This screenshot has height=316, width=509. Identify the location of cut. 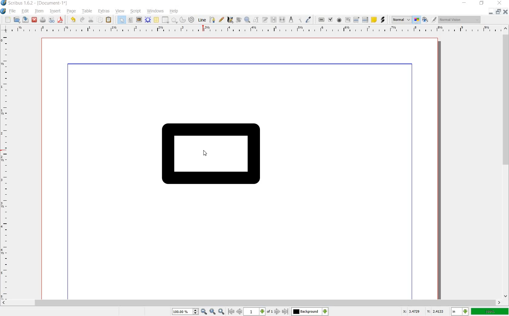
(90, 20).